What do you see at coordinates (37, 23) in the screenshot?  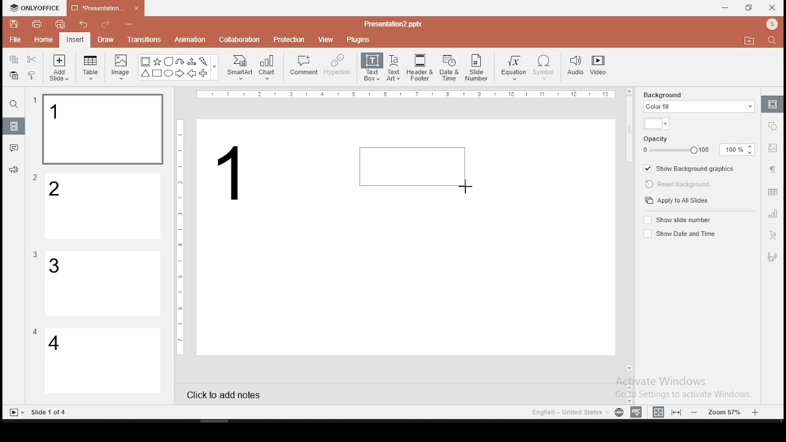 I see `print file` at bounding box center [37, 23].